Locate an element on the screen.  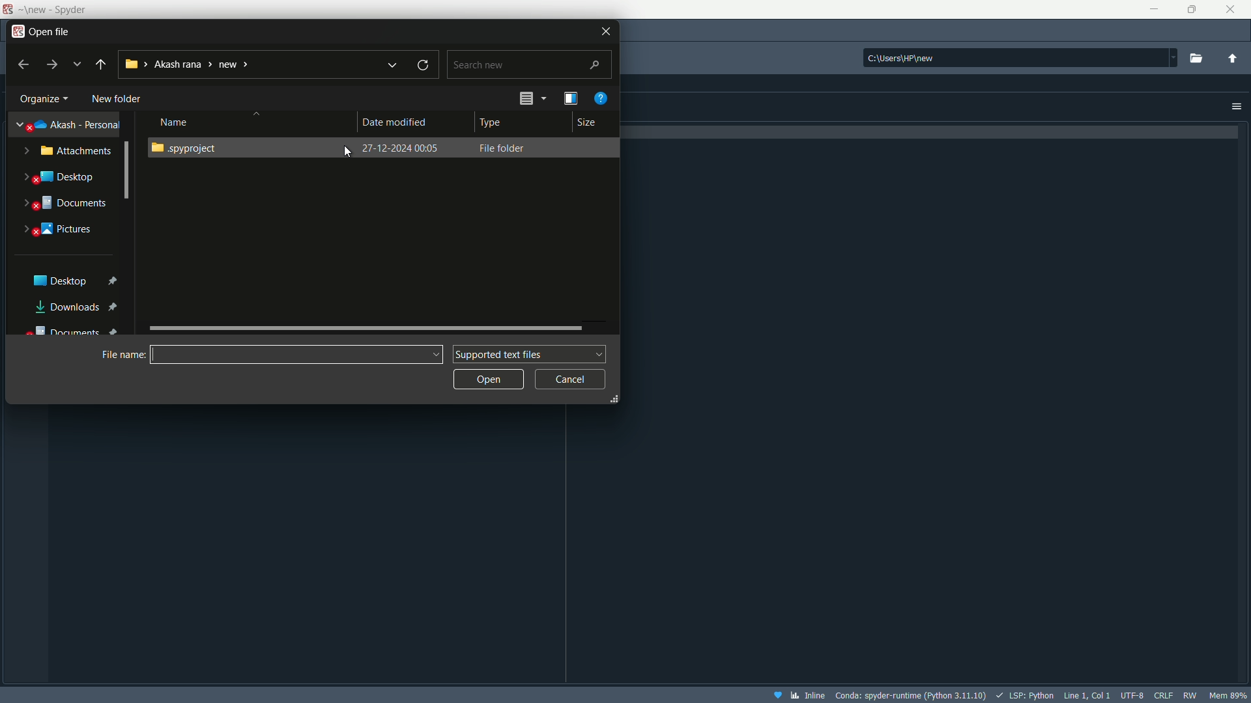
interpreter is located at coordinates (911, 695).